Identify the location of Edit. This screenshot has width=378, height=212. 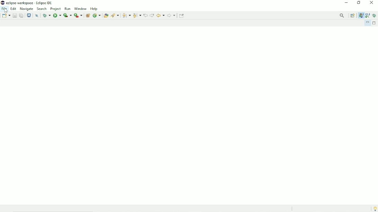
(13, 9).